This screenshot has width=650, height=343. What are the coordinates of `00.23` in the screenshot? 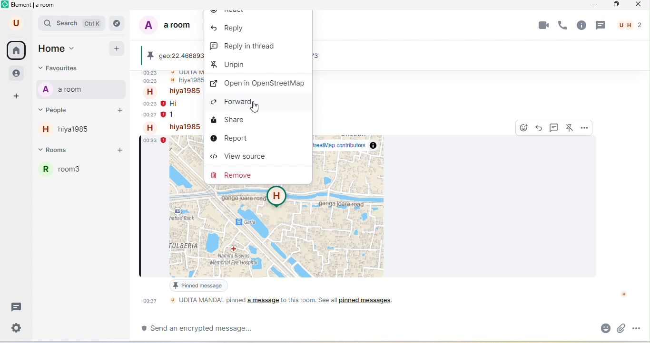 It's located at (152, 74).